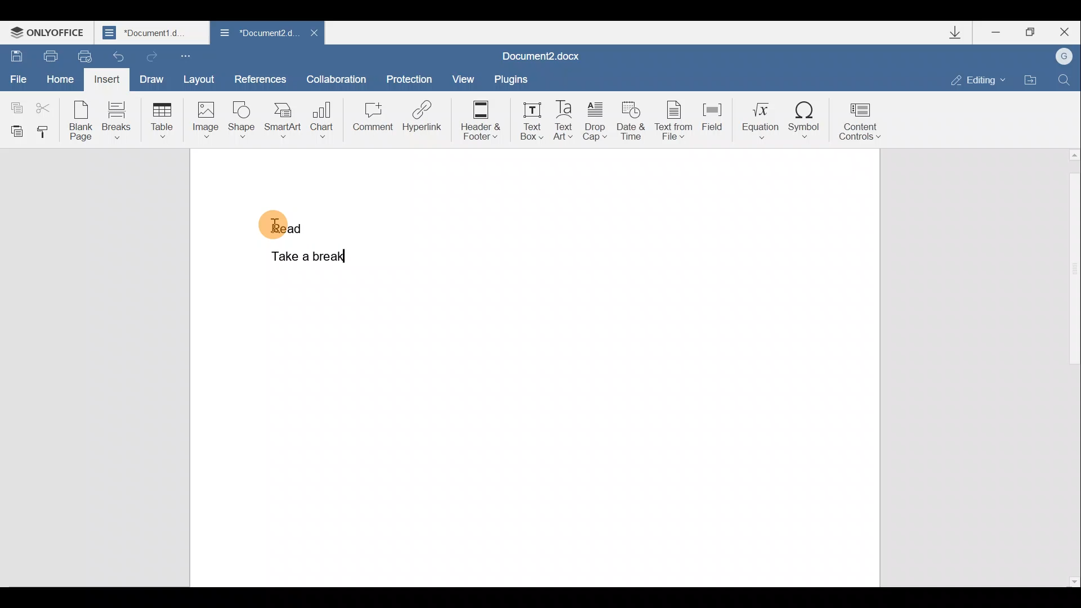 The height and width of the screenshot is (608, 1081). What do you see at coordinates (153, 34) in the screenshot?
I see `*Document1.d...` at bounding box center [153, 34].